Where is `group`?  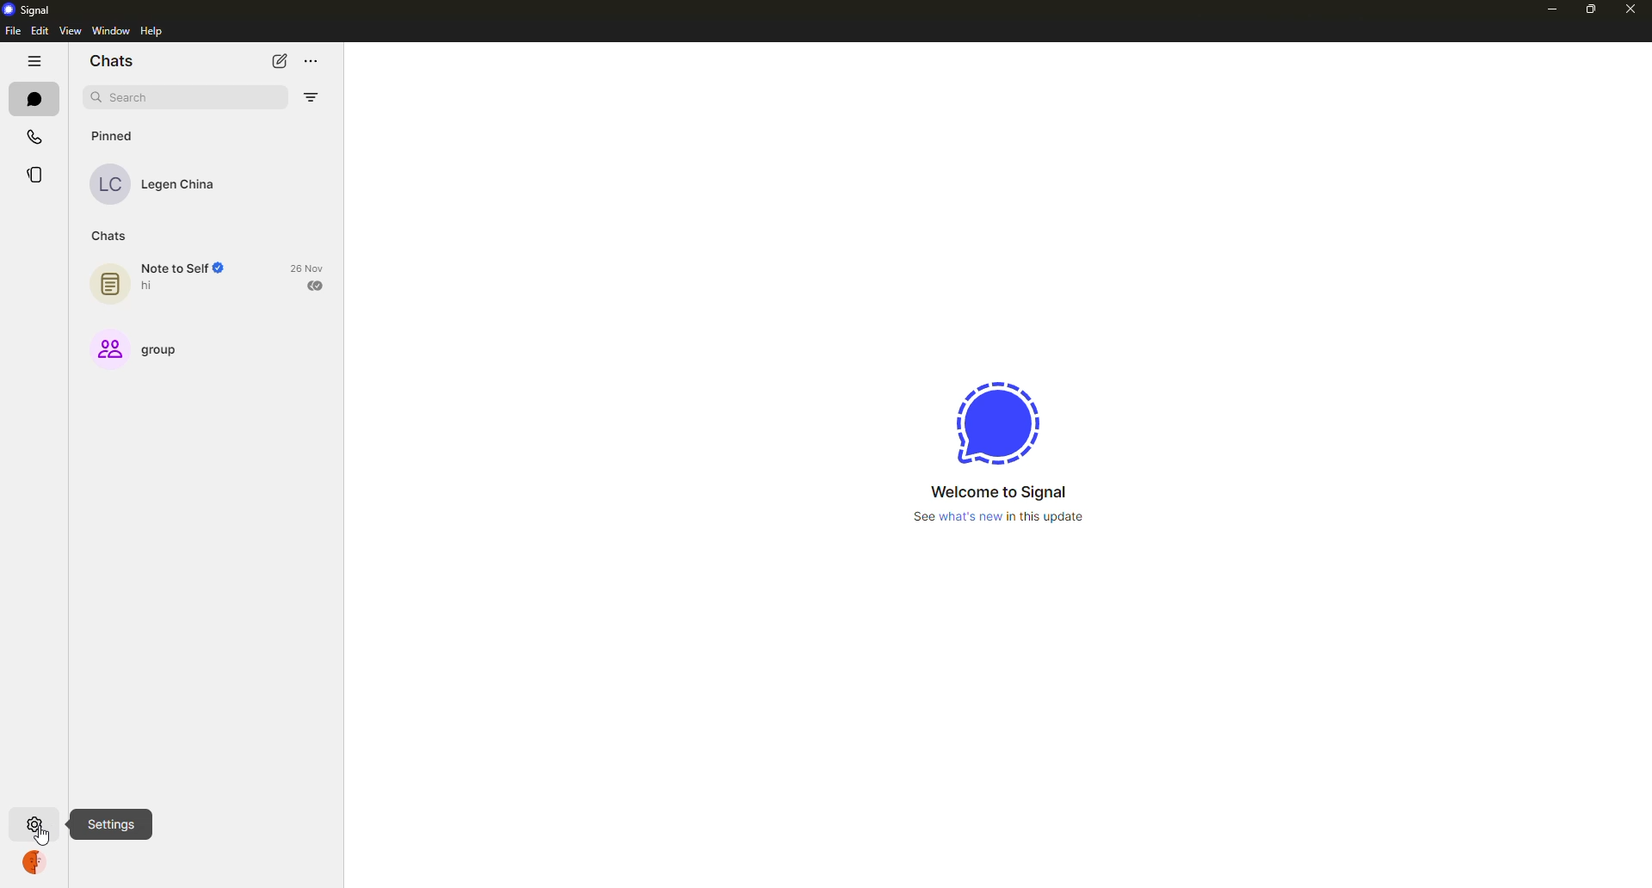 group is located at coordinates (172, 351).